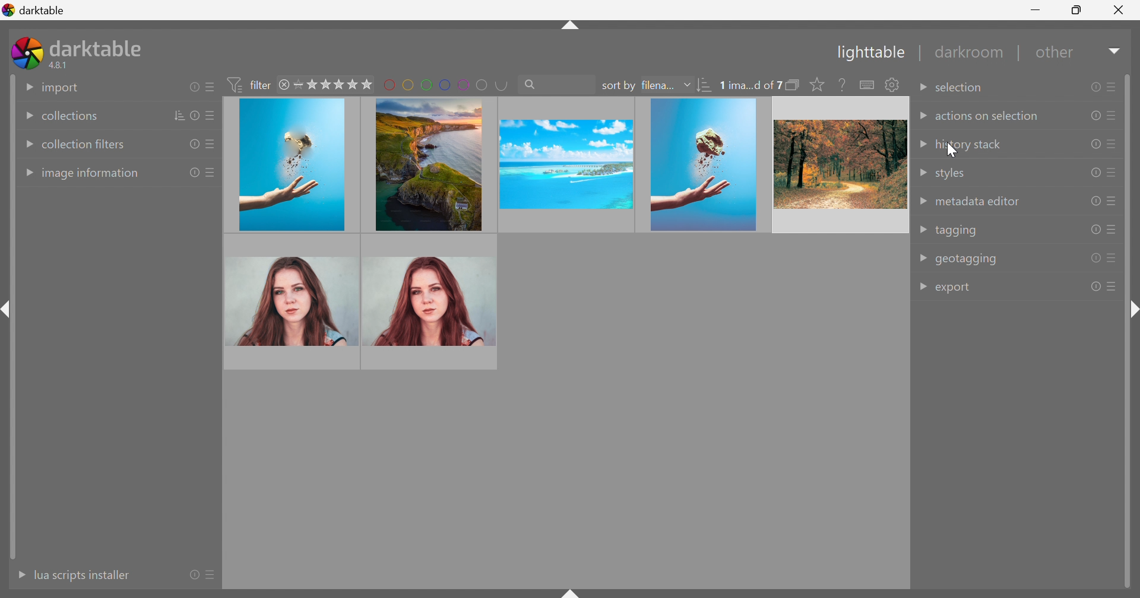 Image resolution: width=1140 pixels, height=598 pixels. Describe the element at coordinates (293, 301) in the screenshot. I see `image` at that location.